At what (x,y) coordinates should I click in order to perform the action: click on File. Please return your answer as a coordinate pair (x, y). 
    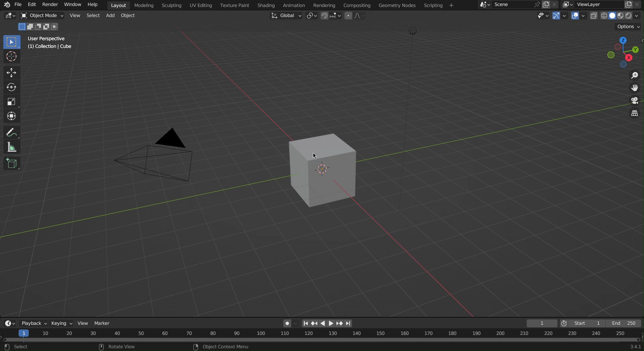
    Looking at the image, I should click on (18, 5).